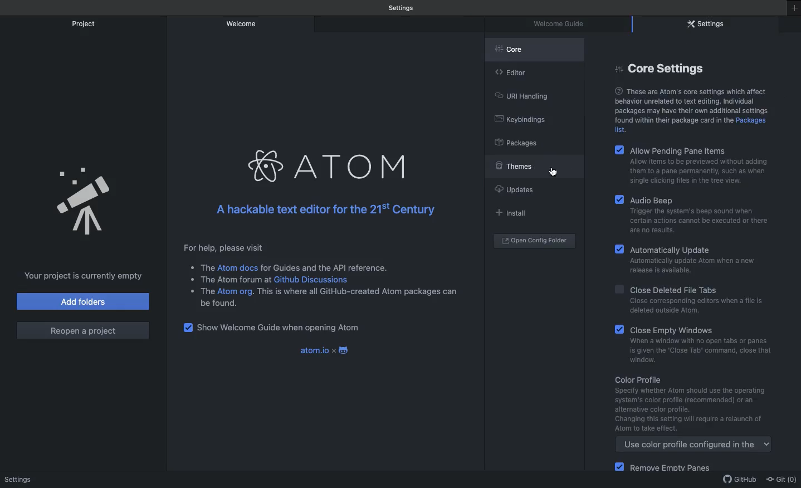 Image resolution: width=801 pixels, height=488 pixels. Describe the element at coordinates (534, 241) in the screenshot. I see `Open coding folder` at that location.